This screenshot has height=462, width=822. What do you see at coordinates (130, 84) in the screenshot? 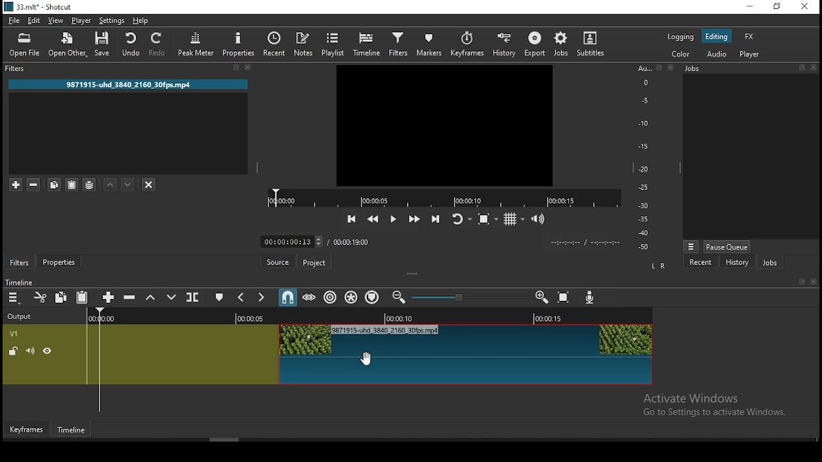
I see `9871915-uhd 3840 2160_30fps.mp4` at bounding box center [130, 84].